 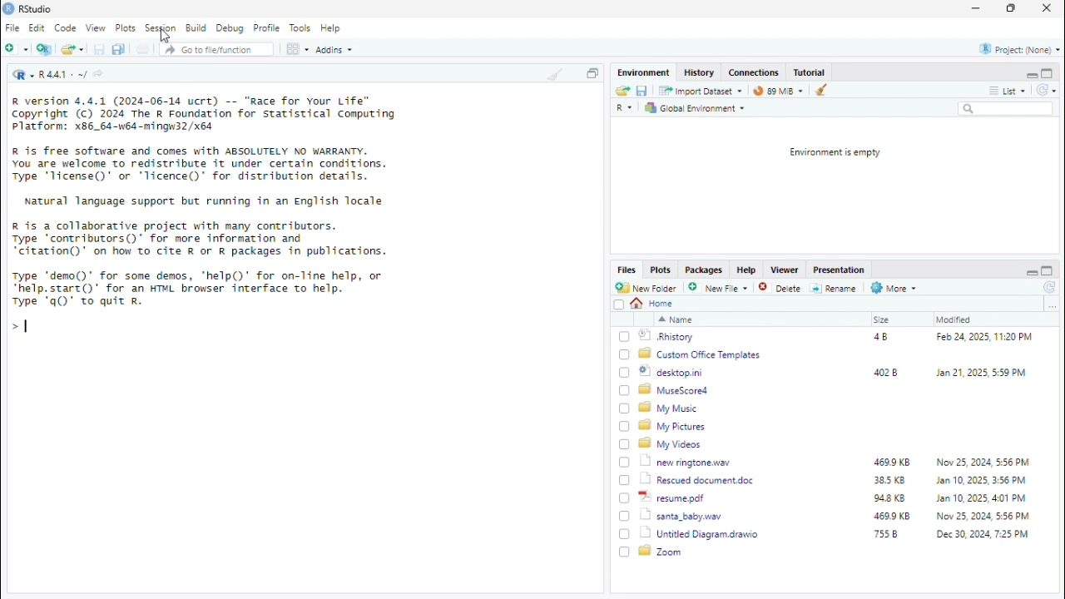 What do you see at coordinates (36, 10) in the screenshot?
I see `RStudio` at bounding box center [36, 10].